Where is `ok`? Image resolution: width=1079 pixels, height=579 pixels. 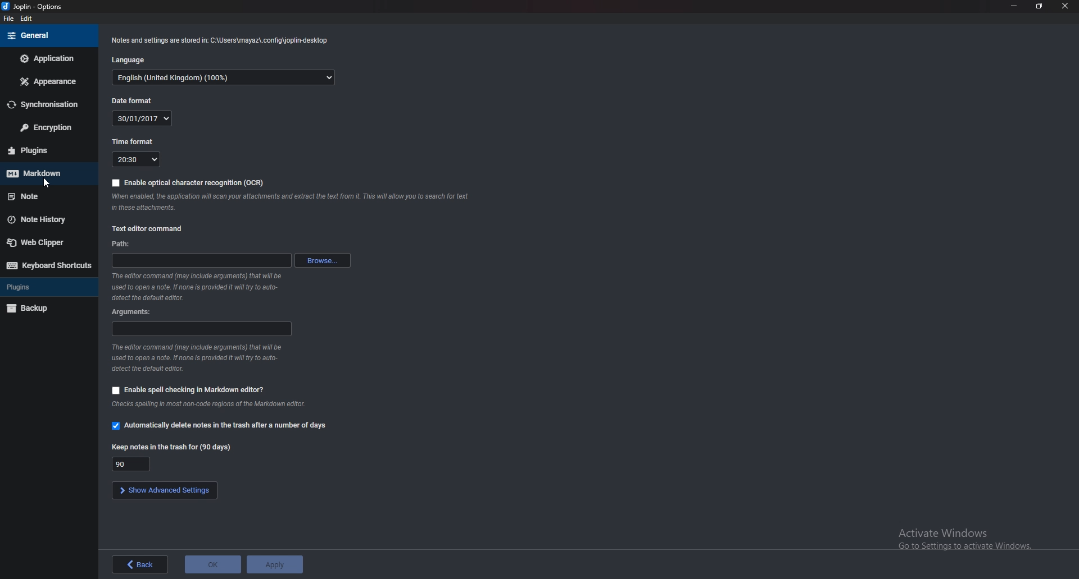
ok is located at coordinates (211, 564).